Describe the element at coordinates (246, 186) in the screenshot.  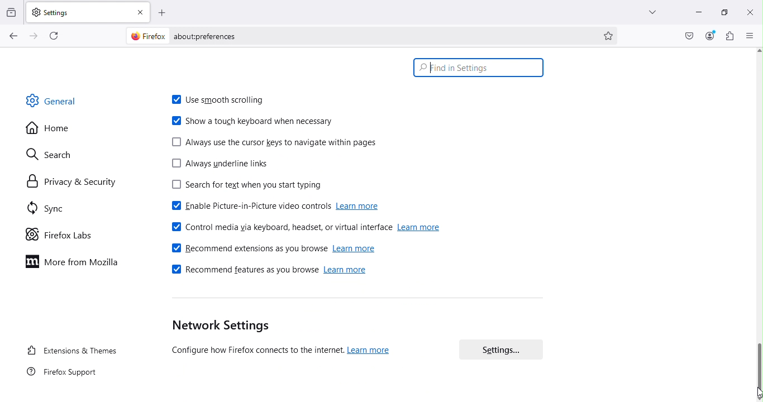
I see `Search for text when you start typing` at that location.